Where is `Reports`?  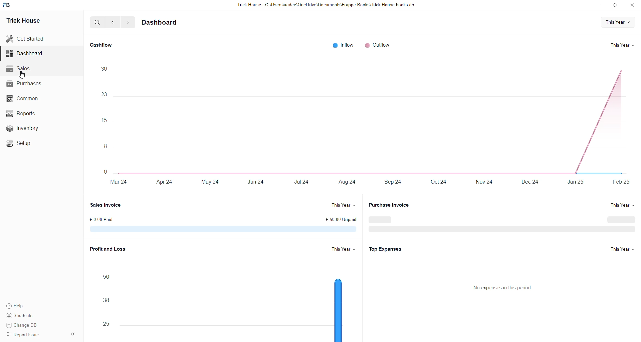
Reports is located at coordinates (24, 113).